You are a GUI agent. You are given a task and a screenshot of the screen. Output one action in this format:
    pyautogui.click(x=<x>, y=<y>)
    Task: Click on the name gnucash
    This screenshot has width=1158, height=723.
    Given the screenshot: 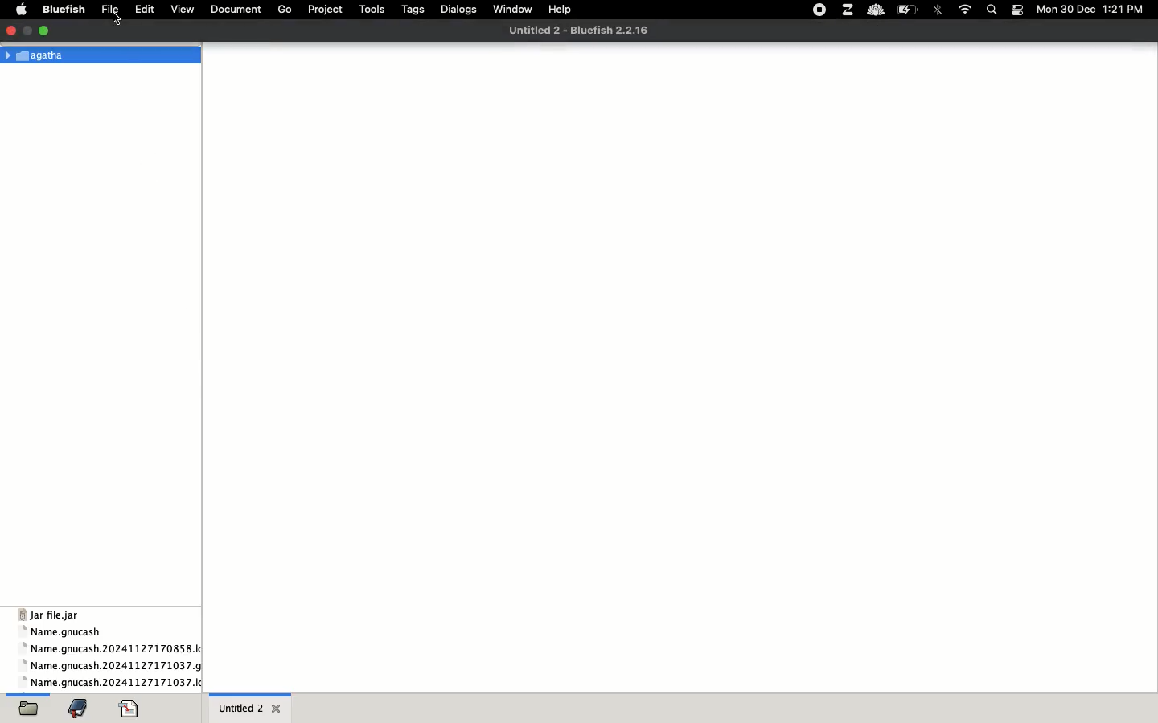 What is the action you would take?
    pyautogui.click(x=61, y=632)
    